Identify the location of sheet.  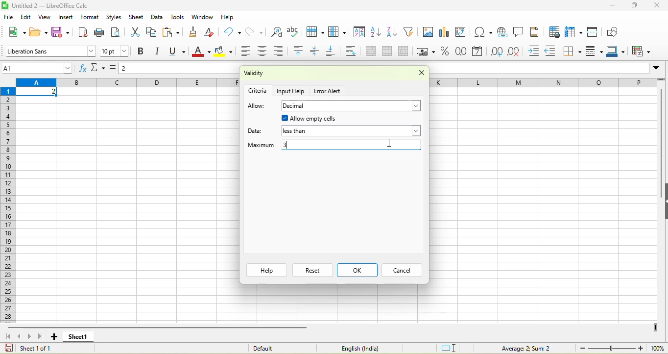
(136, 17).